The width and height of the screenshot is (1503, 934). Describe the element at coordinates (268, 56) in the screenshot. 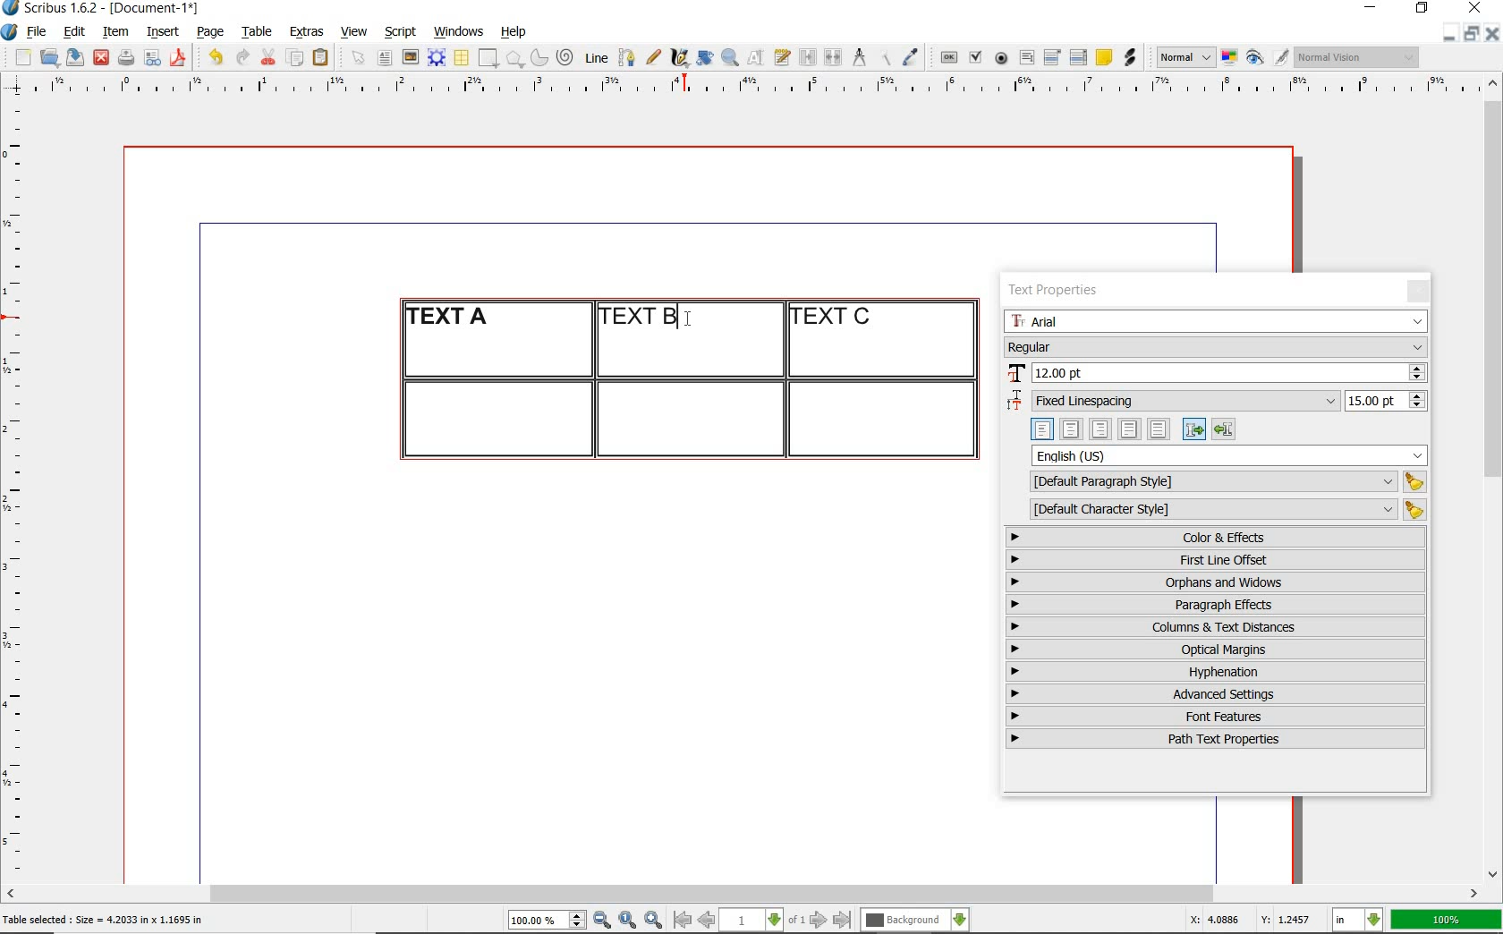

I see `cut` at that location.